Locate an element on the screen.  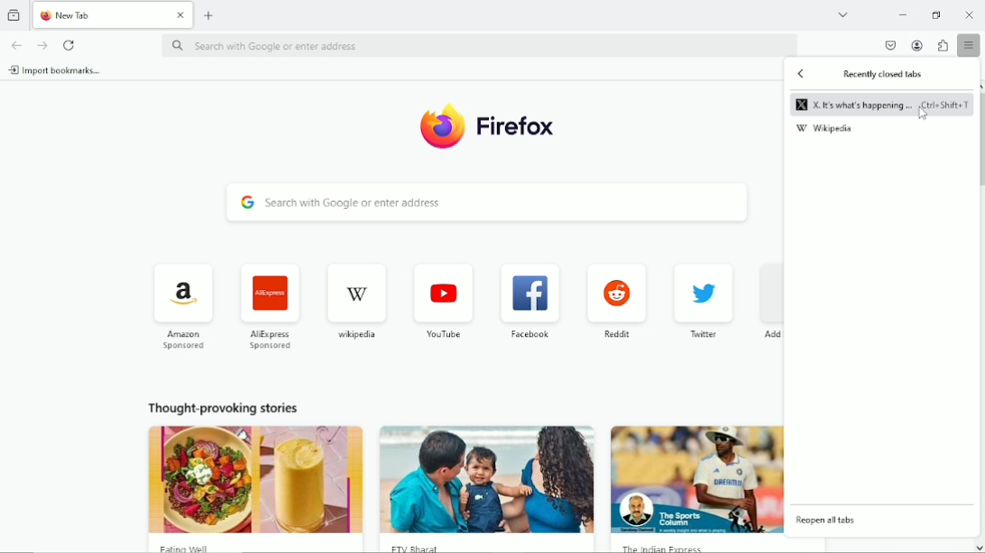
import bookmarks is located at coordinates (60, 71).